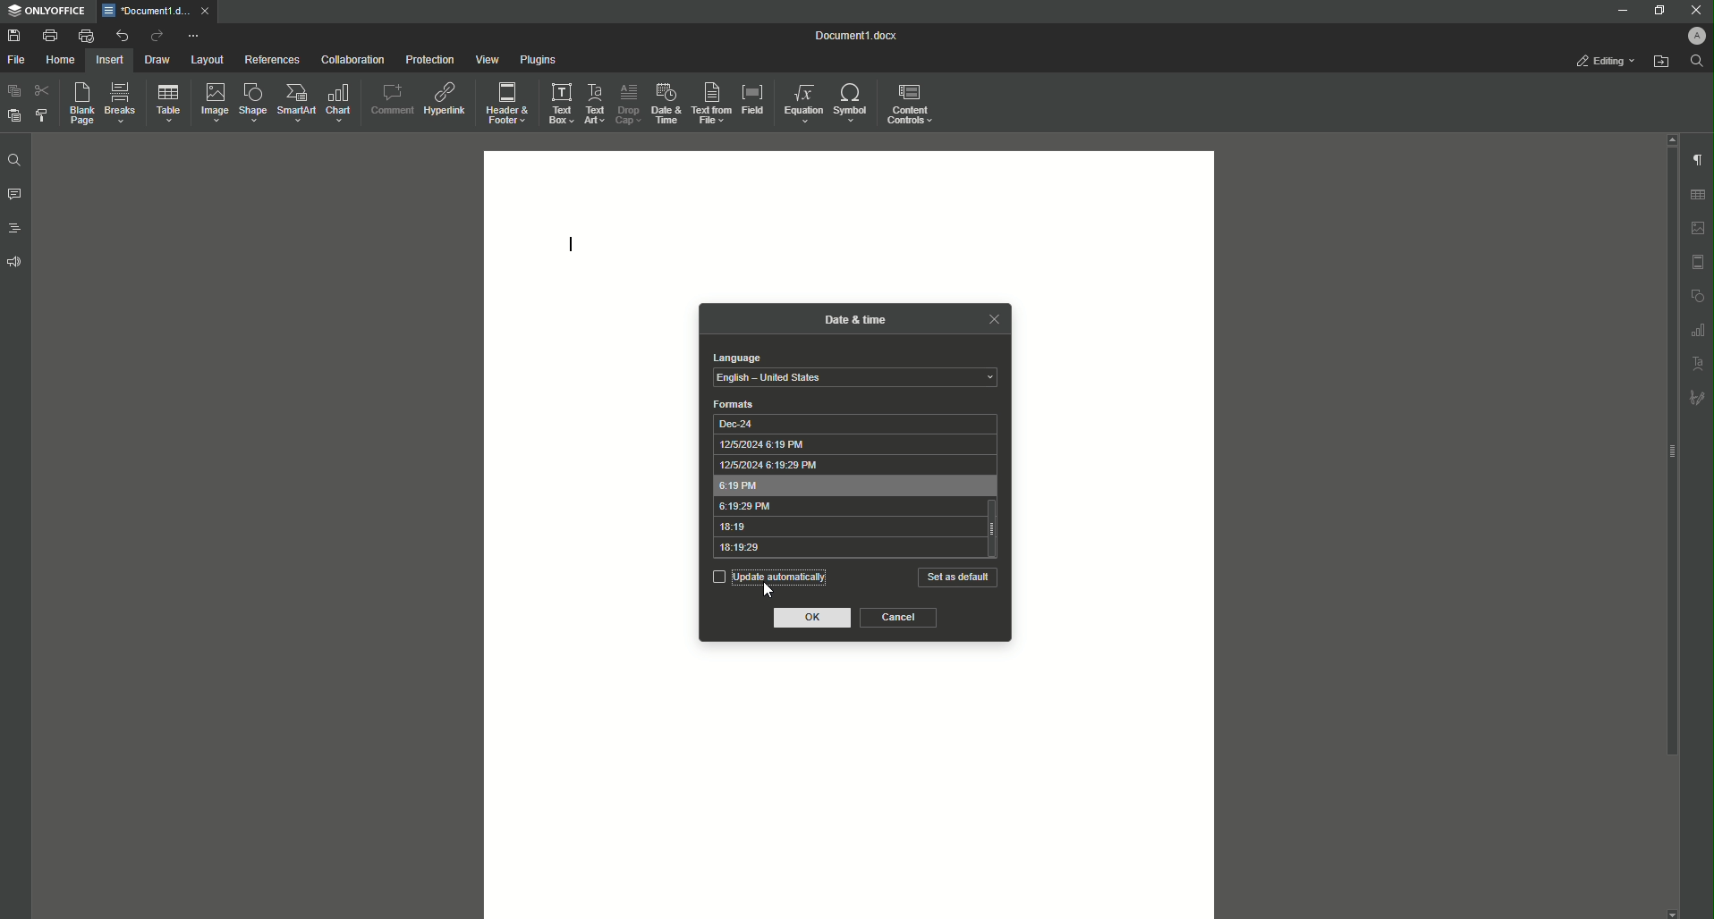  Describe the element at coordinates (627, 102) in the screenshot. I see `Drop Cap` at that location.